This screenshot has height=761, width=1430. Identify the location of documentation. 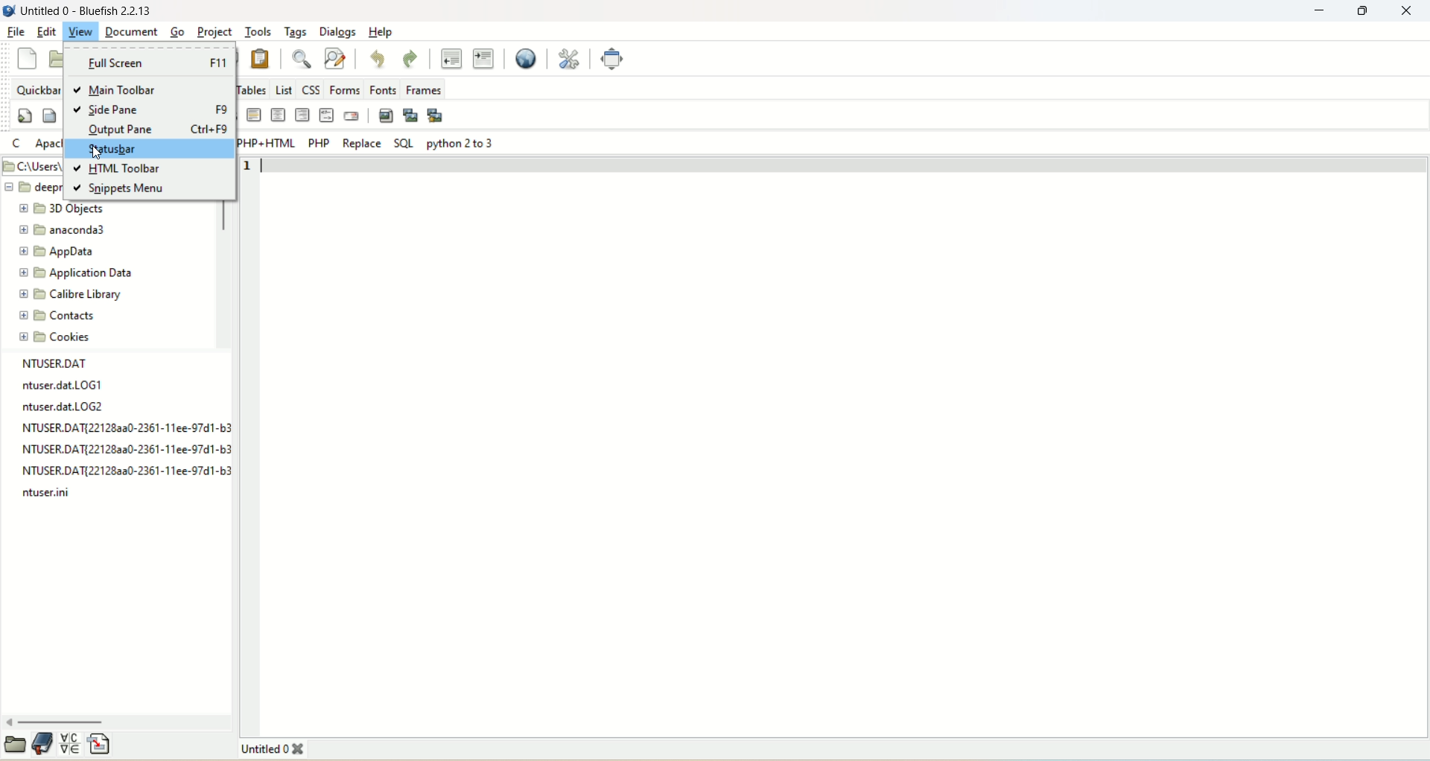
(44, 745).